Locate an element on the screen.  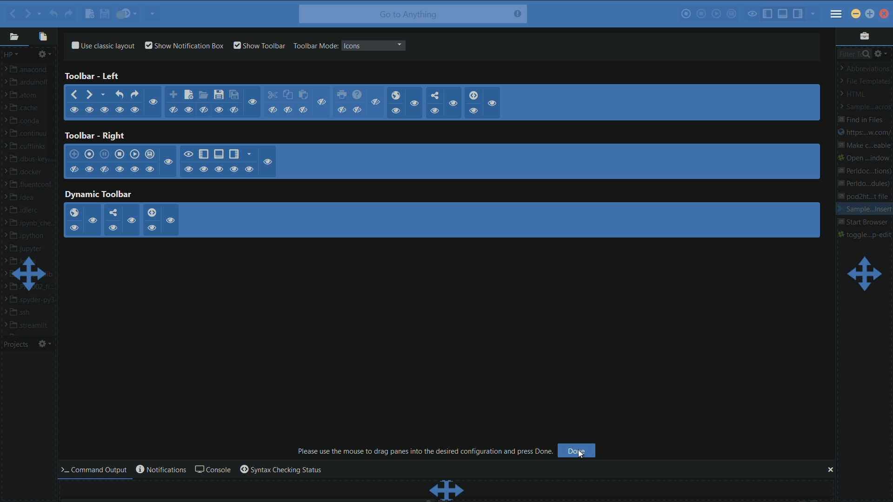
hide/show is located at coordinates (113, 227).